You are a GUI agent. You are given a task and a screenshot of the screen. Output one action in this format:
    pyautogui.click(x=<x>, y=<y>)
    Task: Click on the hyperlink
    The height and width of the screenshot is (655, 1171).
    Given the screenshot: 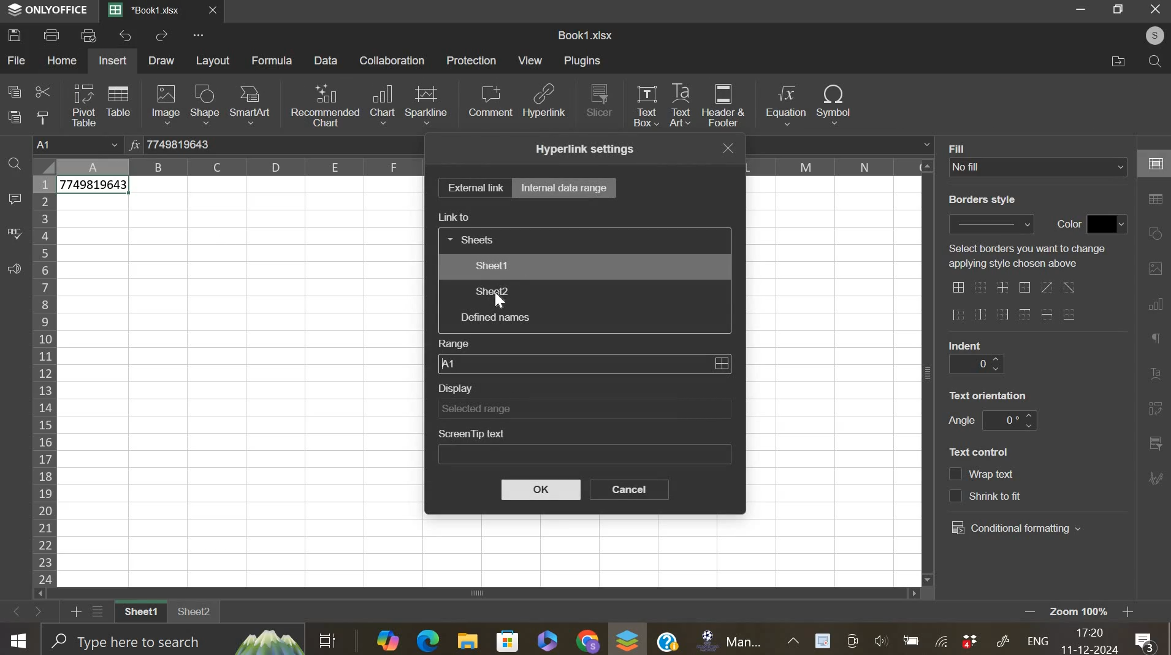 What is the action you would take?
    pyautogui.click(x=545, y=104)
    